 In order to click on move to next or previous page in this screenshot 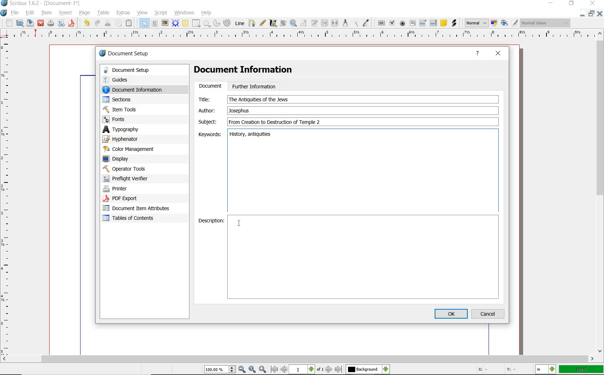, I will do `click(307, 370)`.